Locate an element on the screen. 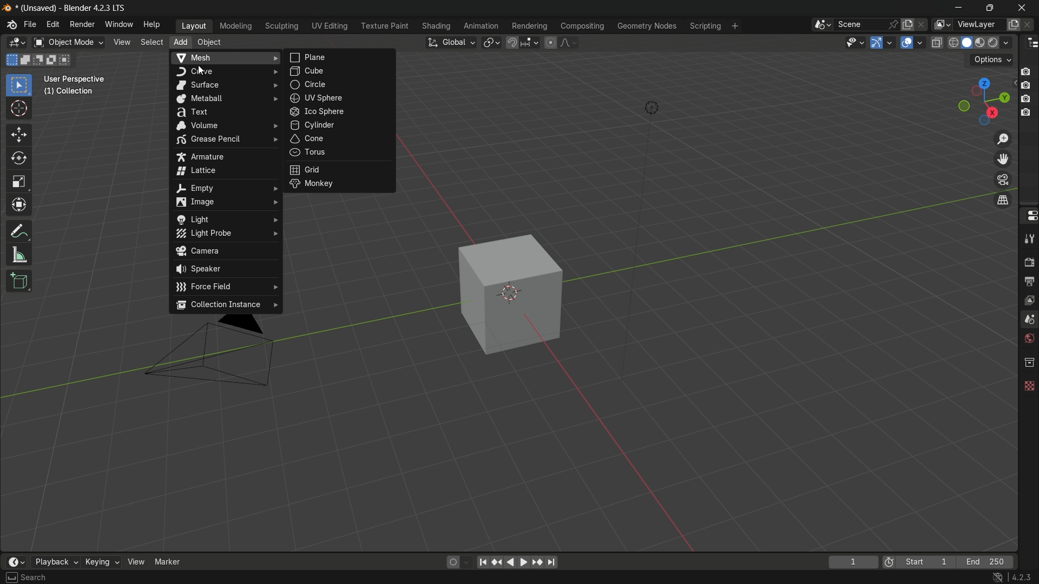  empty is located at coordinates (225, 188).